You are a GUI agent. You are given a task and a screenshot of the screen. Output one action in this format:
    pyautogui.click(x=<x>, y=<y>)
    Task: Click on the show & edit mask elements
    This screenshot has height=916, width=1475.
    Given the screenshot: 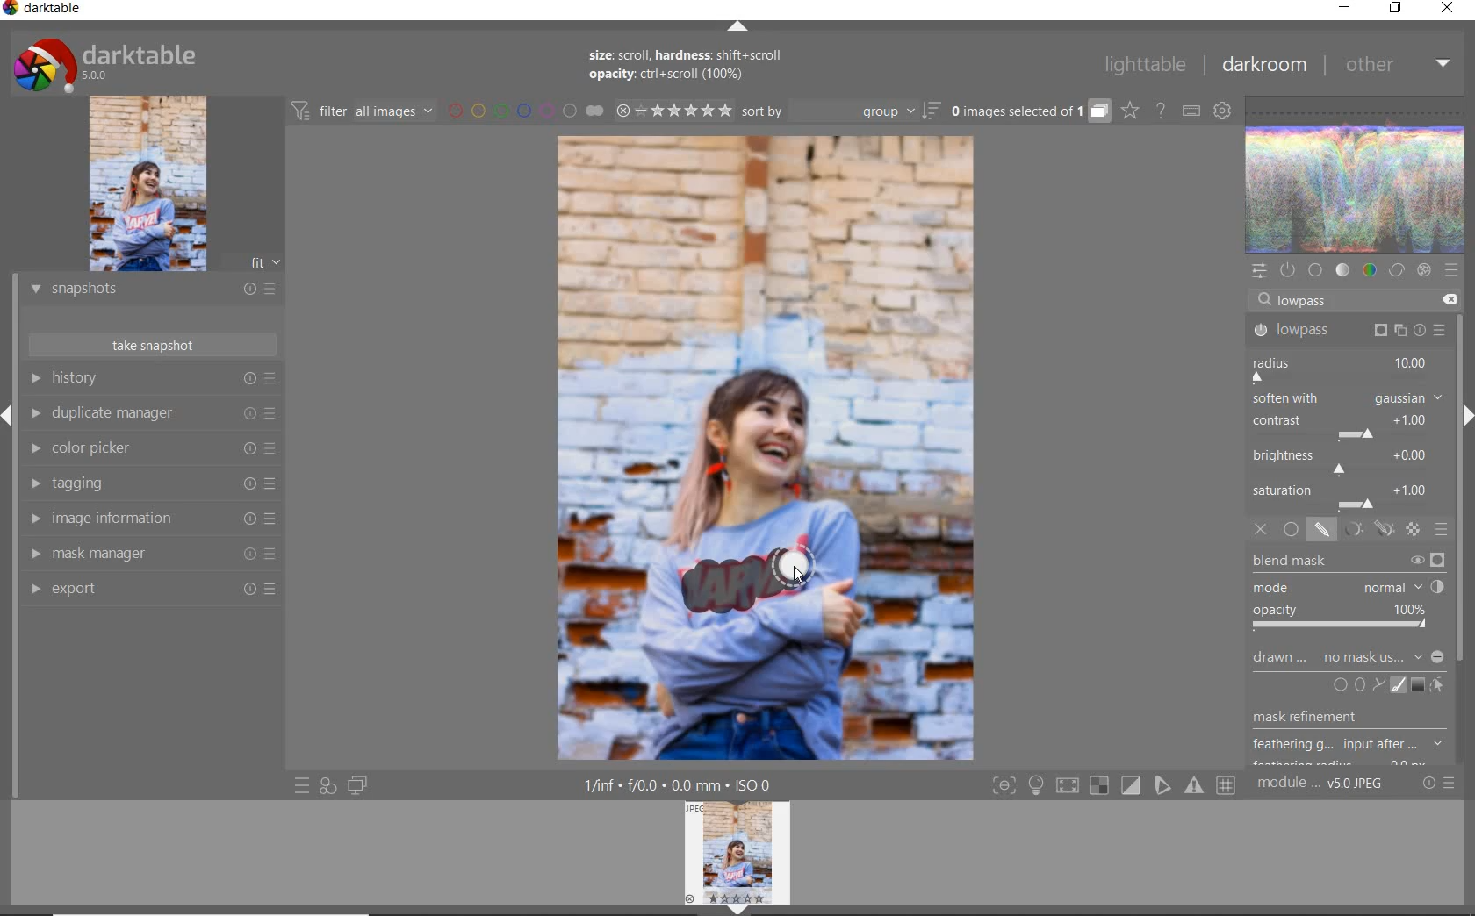 What is the action you would take?
    pyautogui.click(x=1438, y=686)
    